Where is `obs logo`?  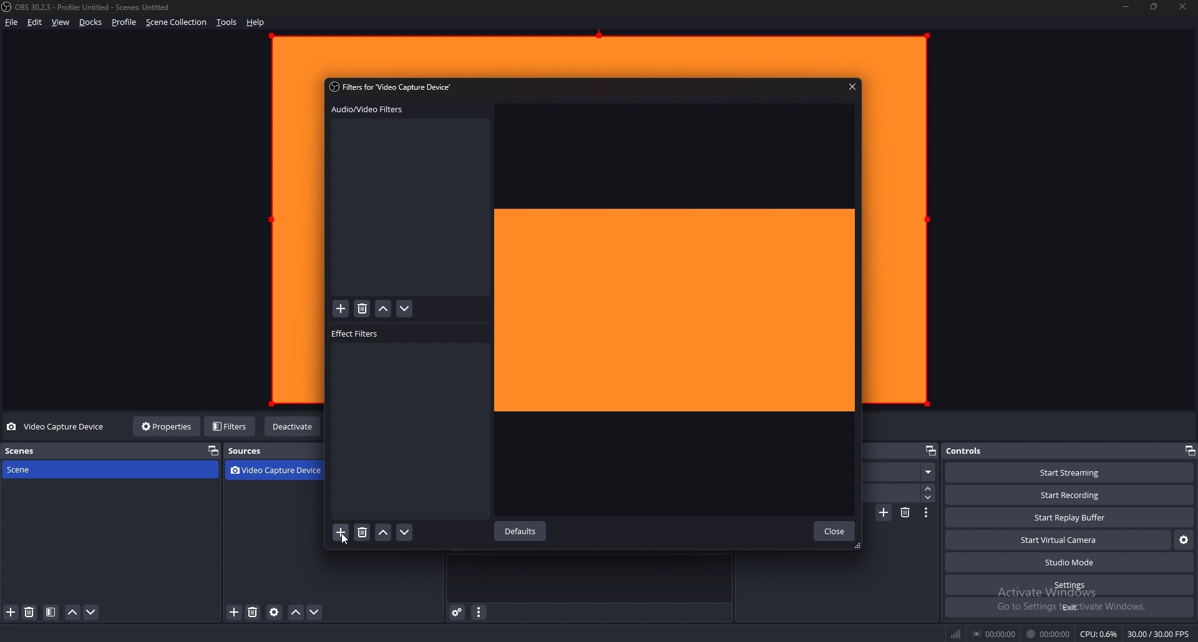
obs logo is located at coordinates (9, 8).